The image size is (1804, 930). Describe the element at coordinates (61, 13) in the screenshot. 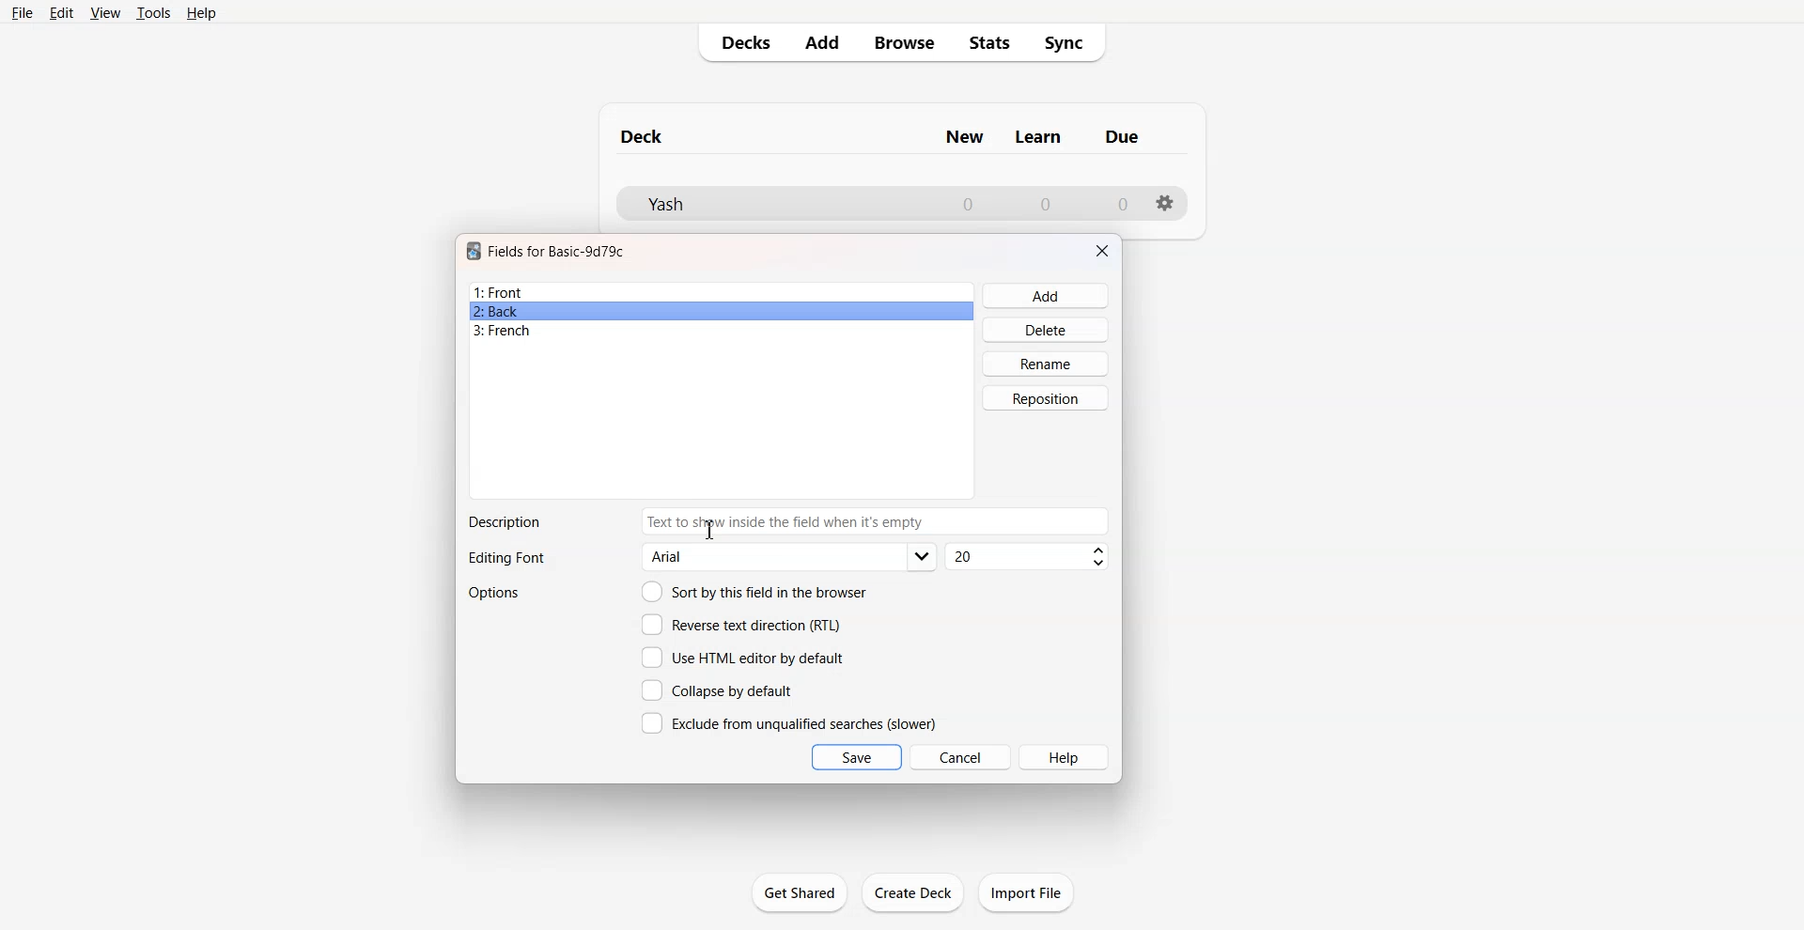

I see `Edit` at that location.